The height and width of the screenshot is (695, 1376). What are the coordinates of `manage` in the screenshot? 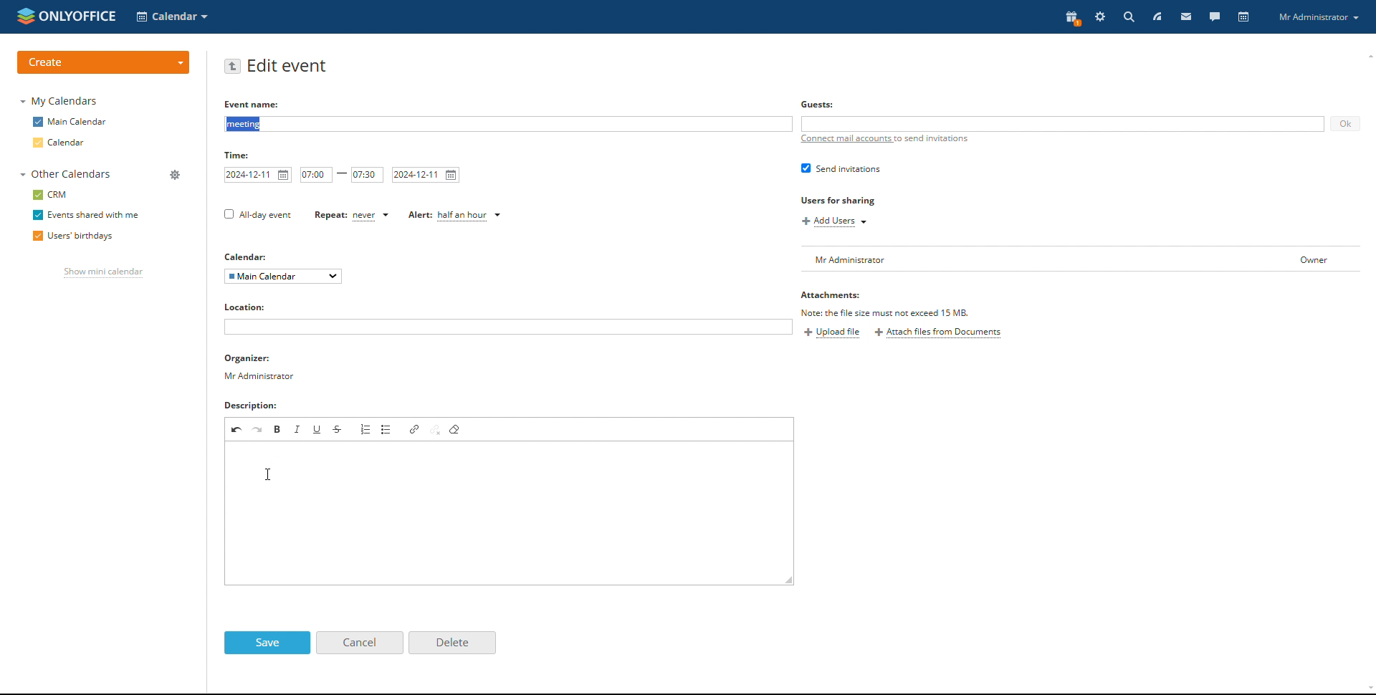 It's located at (175, 176).